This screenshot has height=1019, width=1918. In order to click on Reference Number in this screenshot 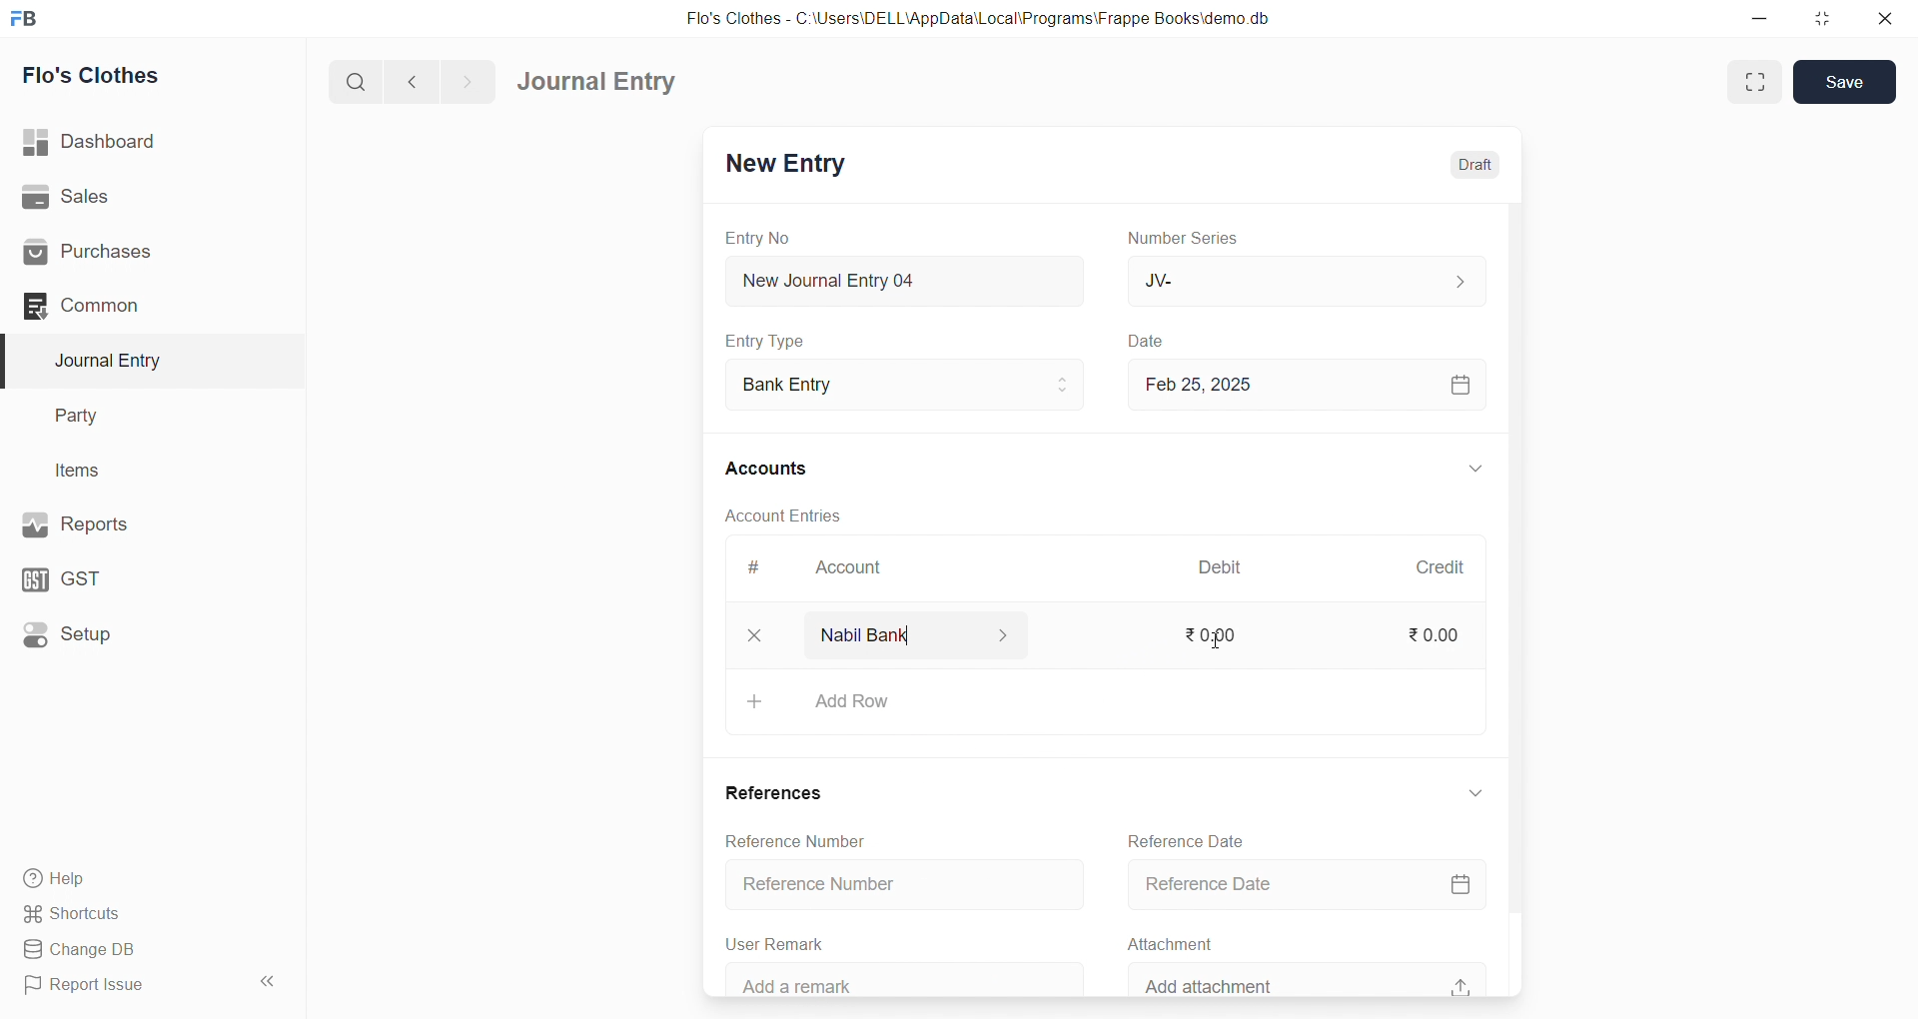, I will do `click(779, 838)`.